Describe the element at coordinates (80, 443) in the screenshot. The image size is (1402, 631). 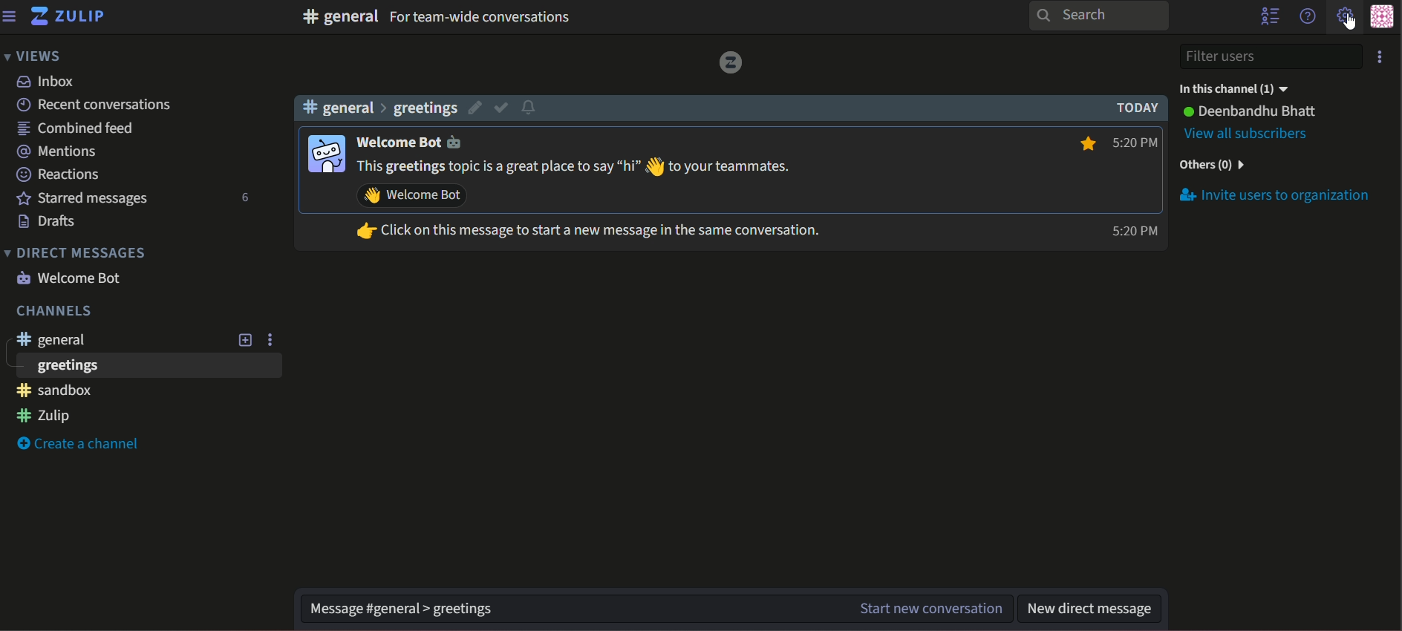
I see `create` at that location.